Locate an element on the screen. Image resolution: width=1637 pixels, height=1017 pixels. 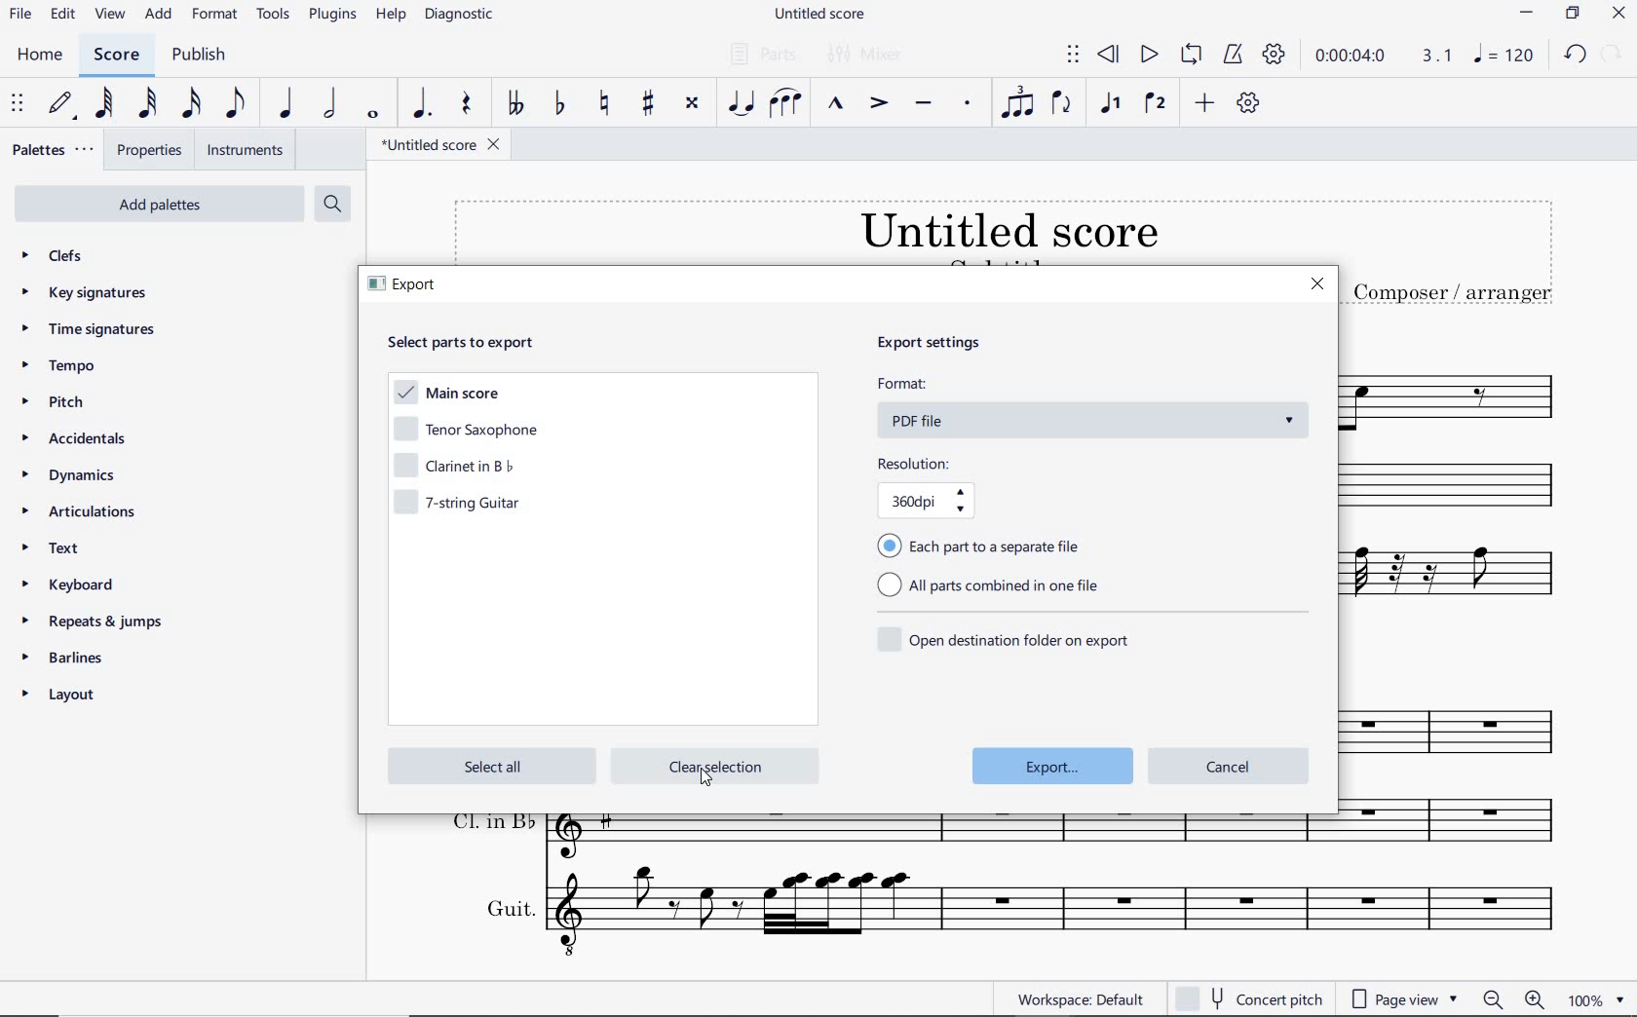
pitch is located at coordinates (56, 404).